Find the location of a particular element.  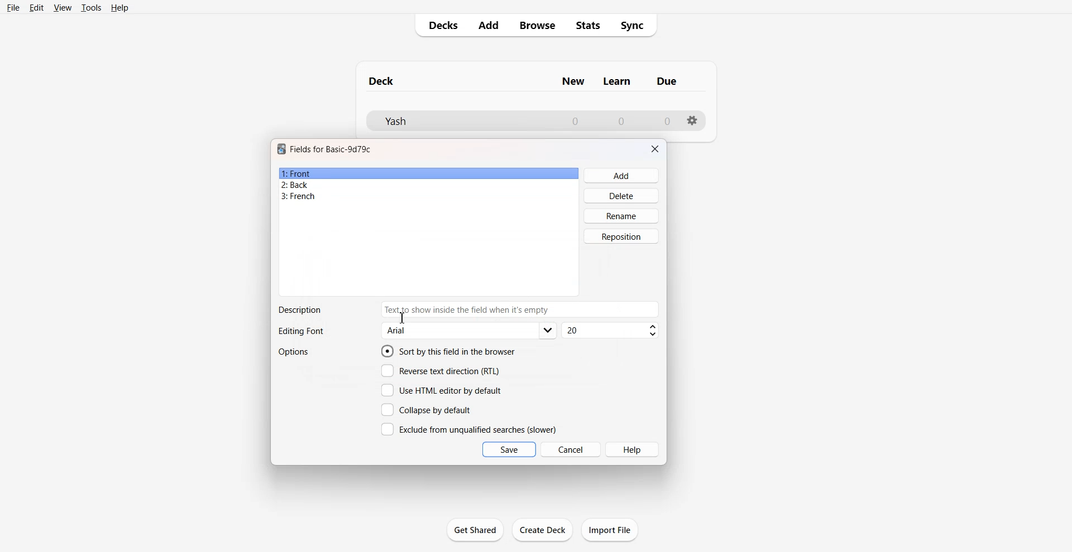

Collapse by default is located at coordinates (428, 409).